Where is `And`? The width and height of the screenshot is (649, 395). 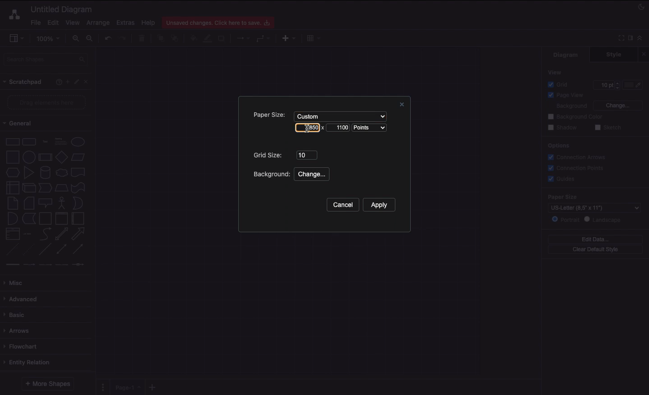 And is located at coordinates (13, 219).